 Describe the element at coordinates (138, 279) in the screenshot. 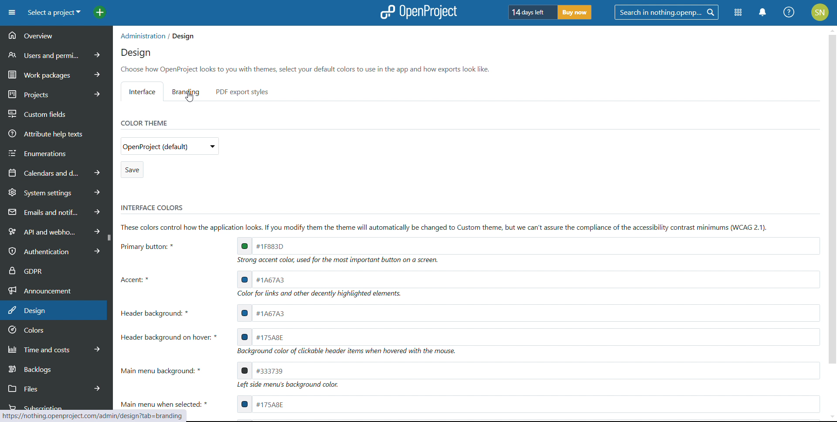

I see `Accent*` at that location.